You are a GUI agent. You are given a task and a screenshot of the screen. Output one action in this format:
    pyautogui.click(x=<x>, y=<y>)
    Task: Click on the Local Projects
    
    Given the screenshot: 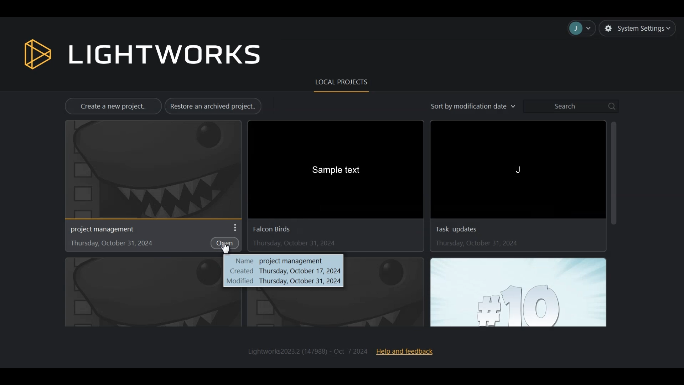 What is the action you would take?
    pyautogui.click(x=341, y=82)
    